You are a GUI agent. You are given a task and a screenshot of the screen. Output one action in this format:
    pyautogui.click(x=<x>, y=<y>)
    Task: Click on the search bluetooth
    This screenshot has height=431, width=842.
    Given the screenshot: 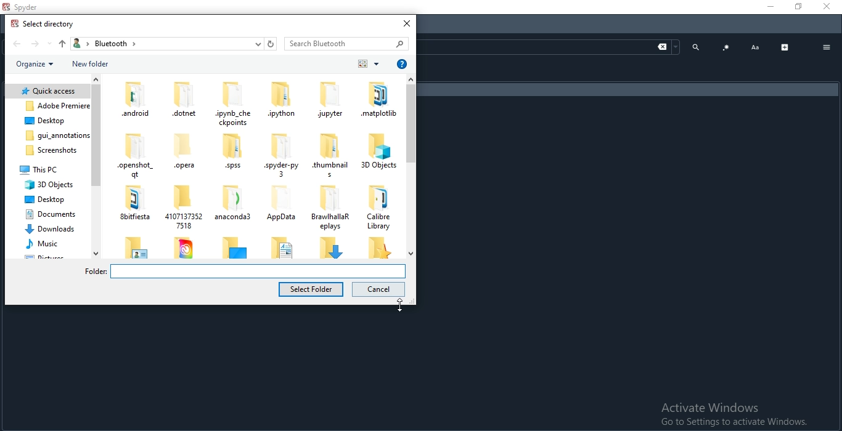 What is the action you would take?
    pyautogui.click(x=348, y=44)
    